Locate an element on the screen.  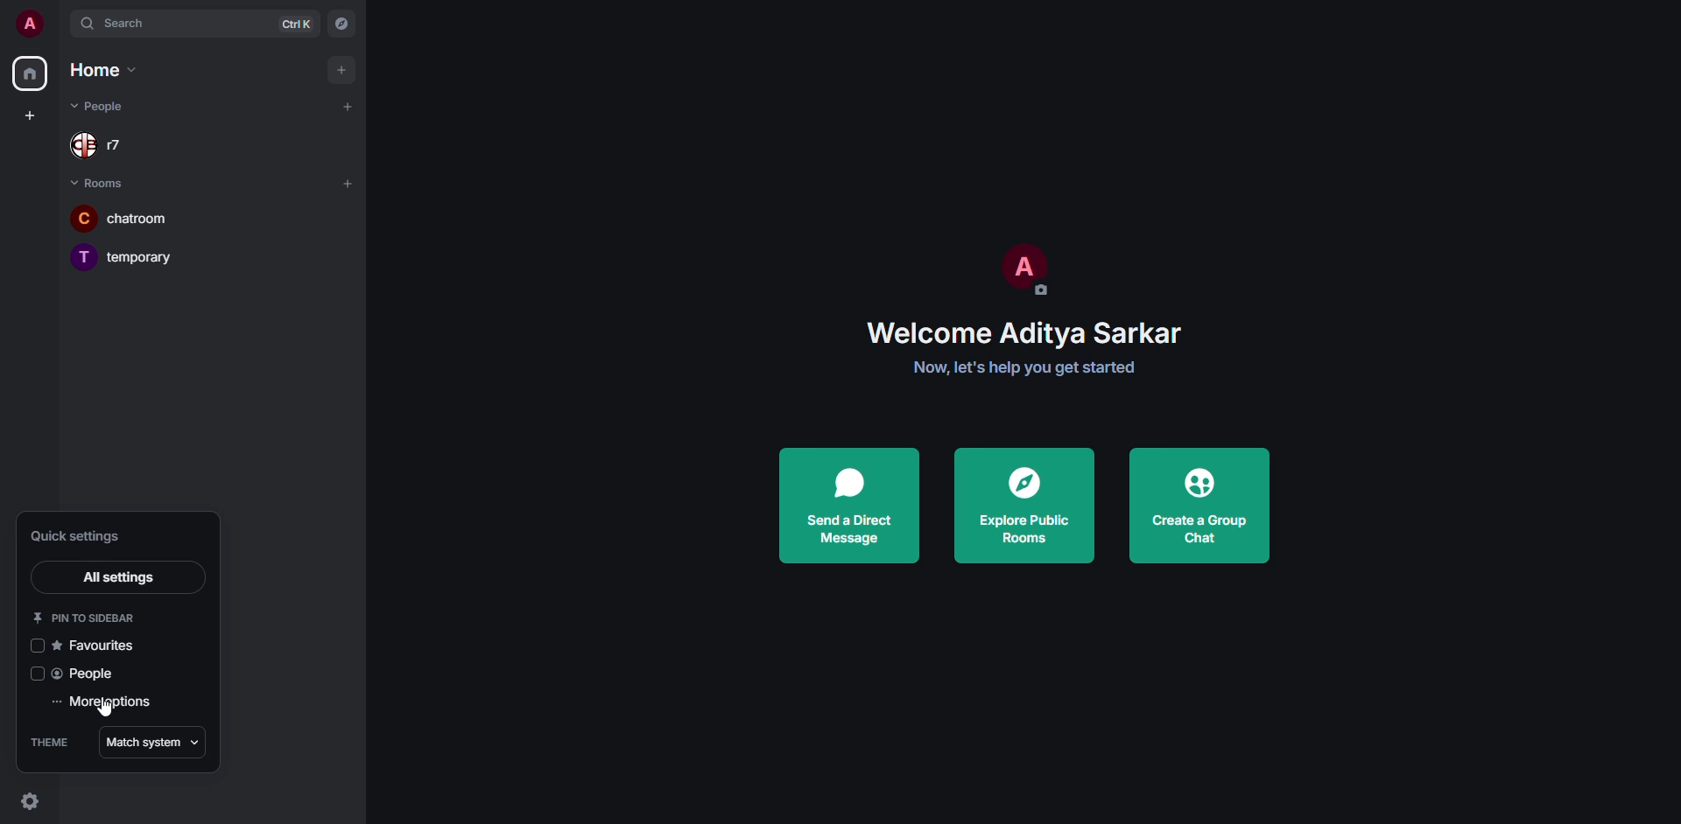
expand is located at coordinates (58, 26).